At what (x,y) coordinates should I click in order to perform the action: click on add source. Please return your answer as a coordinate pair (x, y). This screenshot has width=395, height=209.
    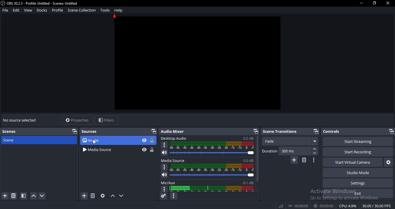
    Looking at the image, I should click on (84, 195).